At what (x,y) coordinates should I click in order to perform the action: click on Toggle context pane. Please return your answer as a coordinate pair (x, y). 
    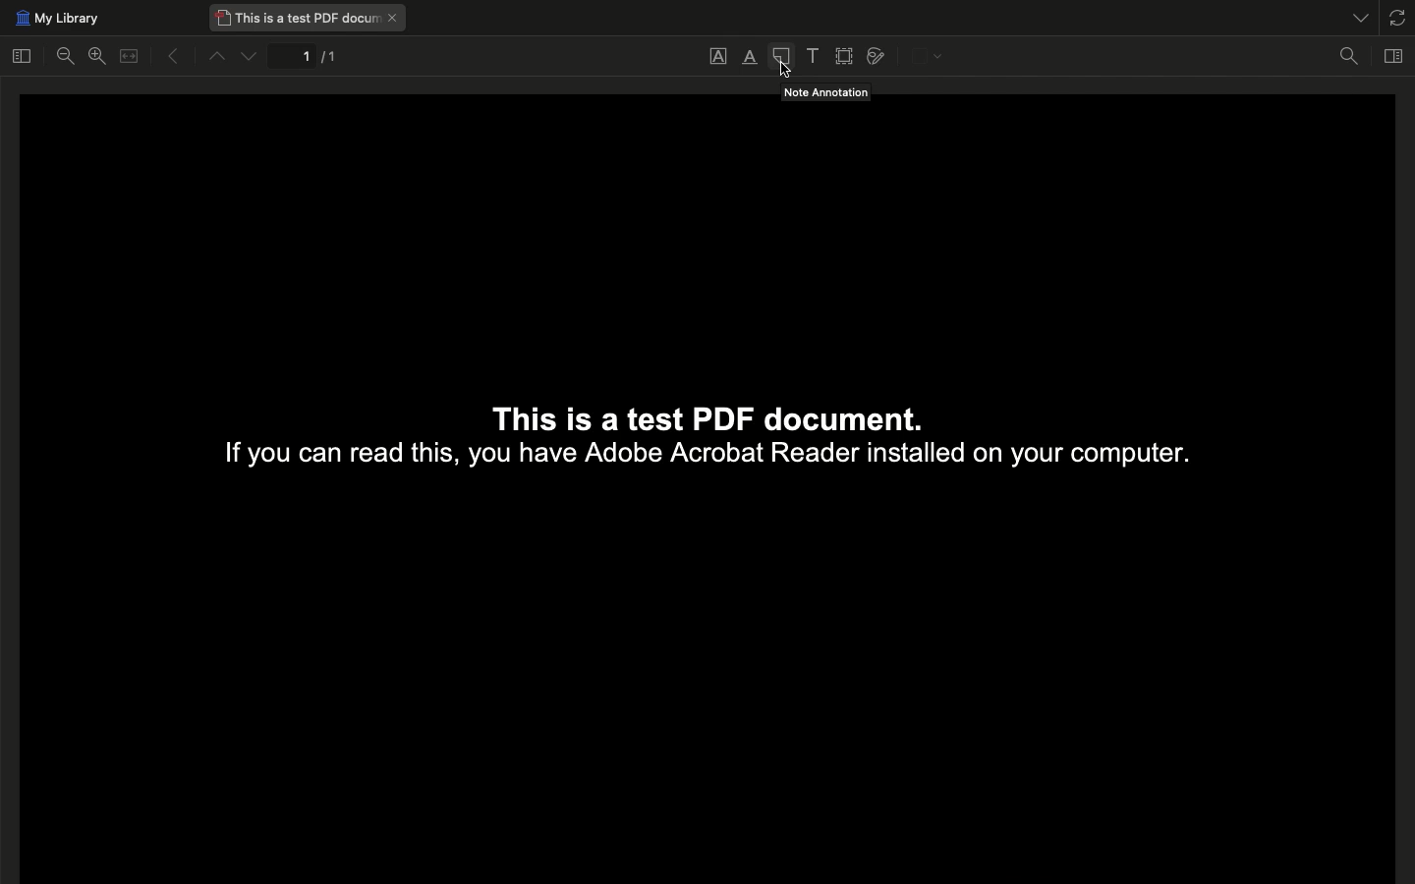
    Looking at the image, I should click on (1395, 54).